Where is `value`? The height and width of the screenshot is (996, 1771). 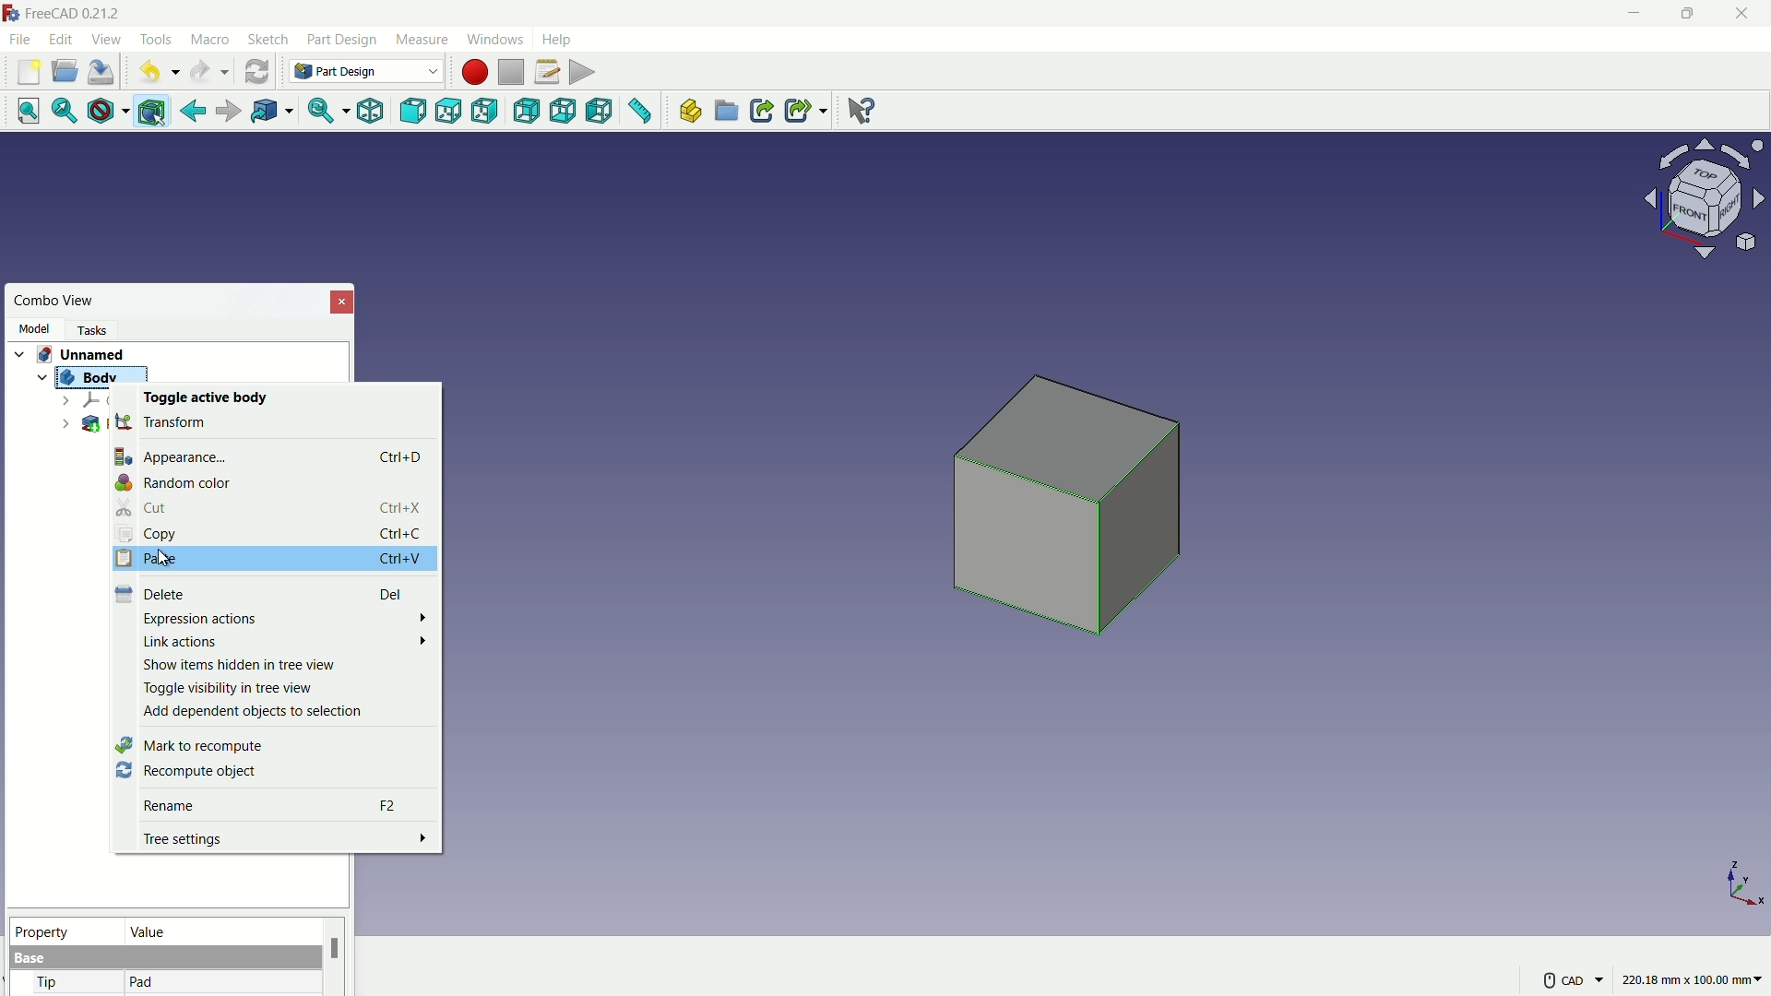 value is located at coordinates (219, 931).